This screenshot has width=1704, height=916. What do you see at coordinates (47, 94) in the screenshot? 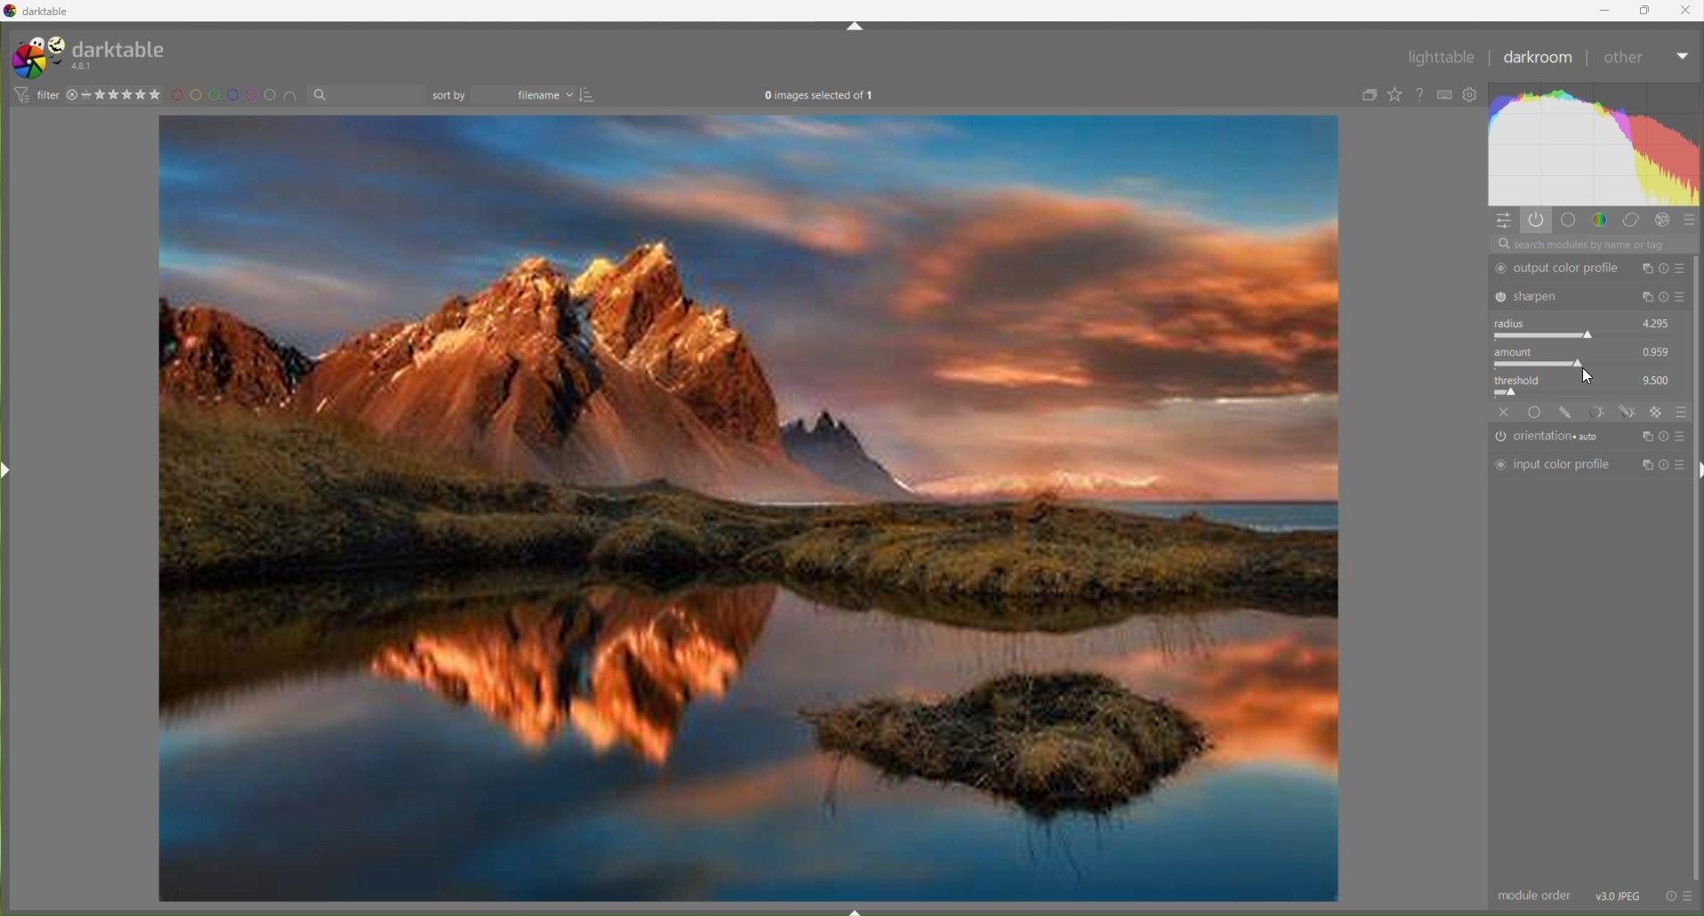
I see `filter` at bounding box center [47, 94].